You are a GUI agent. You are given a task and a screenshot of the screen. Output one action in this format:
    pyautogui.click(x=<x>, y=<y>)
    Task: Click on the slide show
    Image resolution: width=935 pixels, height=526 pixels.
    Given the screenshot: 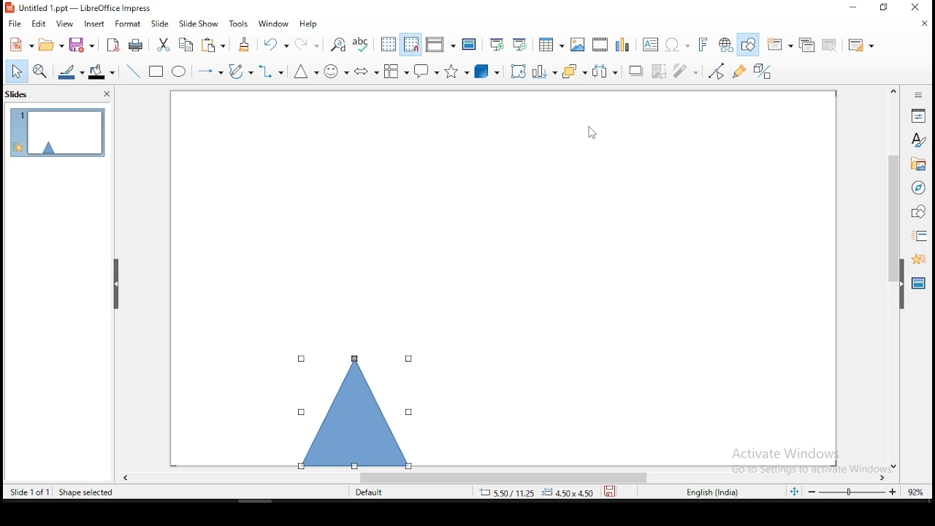 What is the action you would take?
    pyautogui.click(x=199, y=23)
    